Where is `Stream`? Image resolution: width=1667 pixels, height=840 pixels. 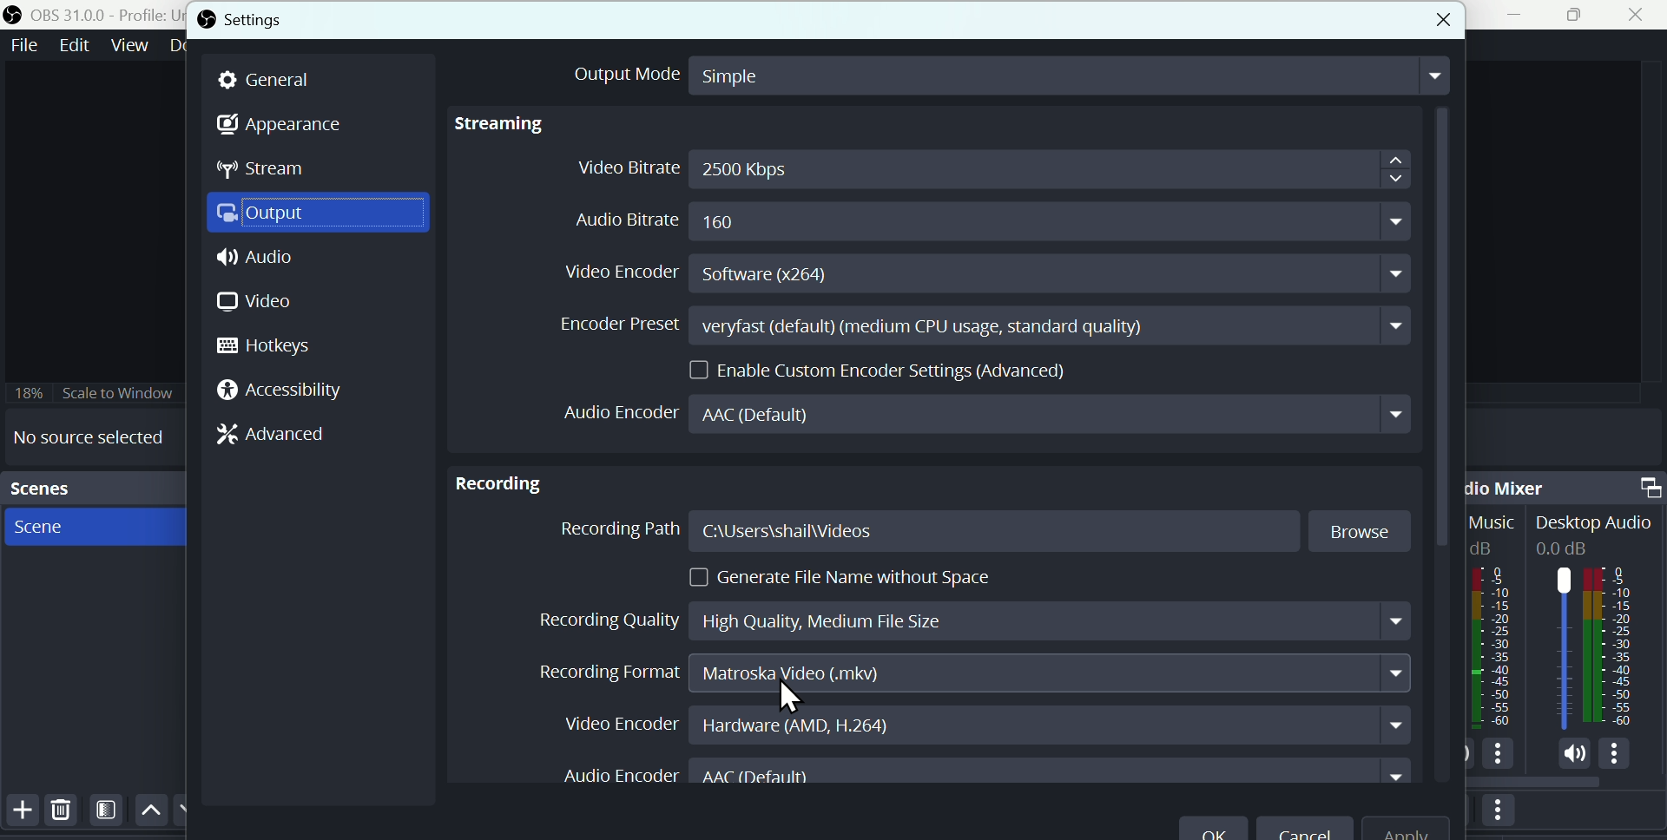
Stream is located at coordinates (271, 168).